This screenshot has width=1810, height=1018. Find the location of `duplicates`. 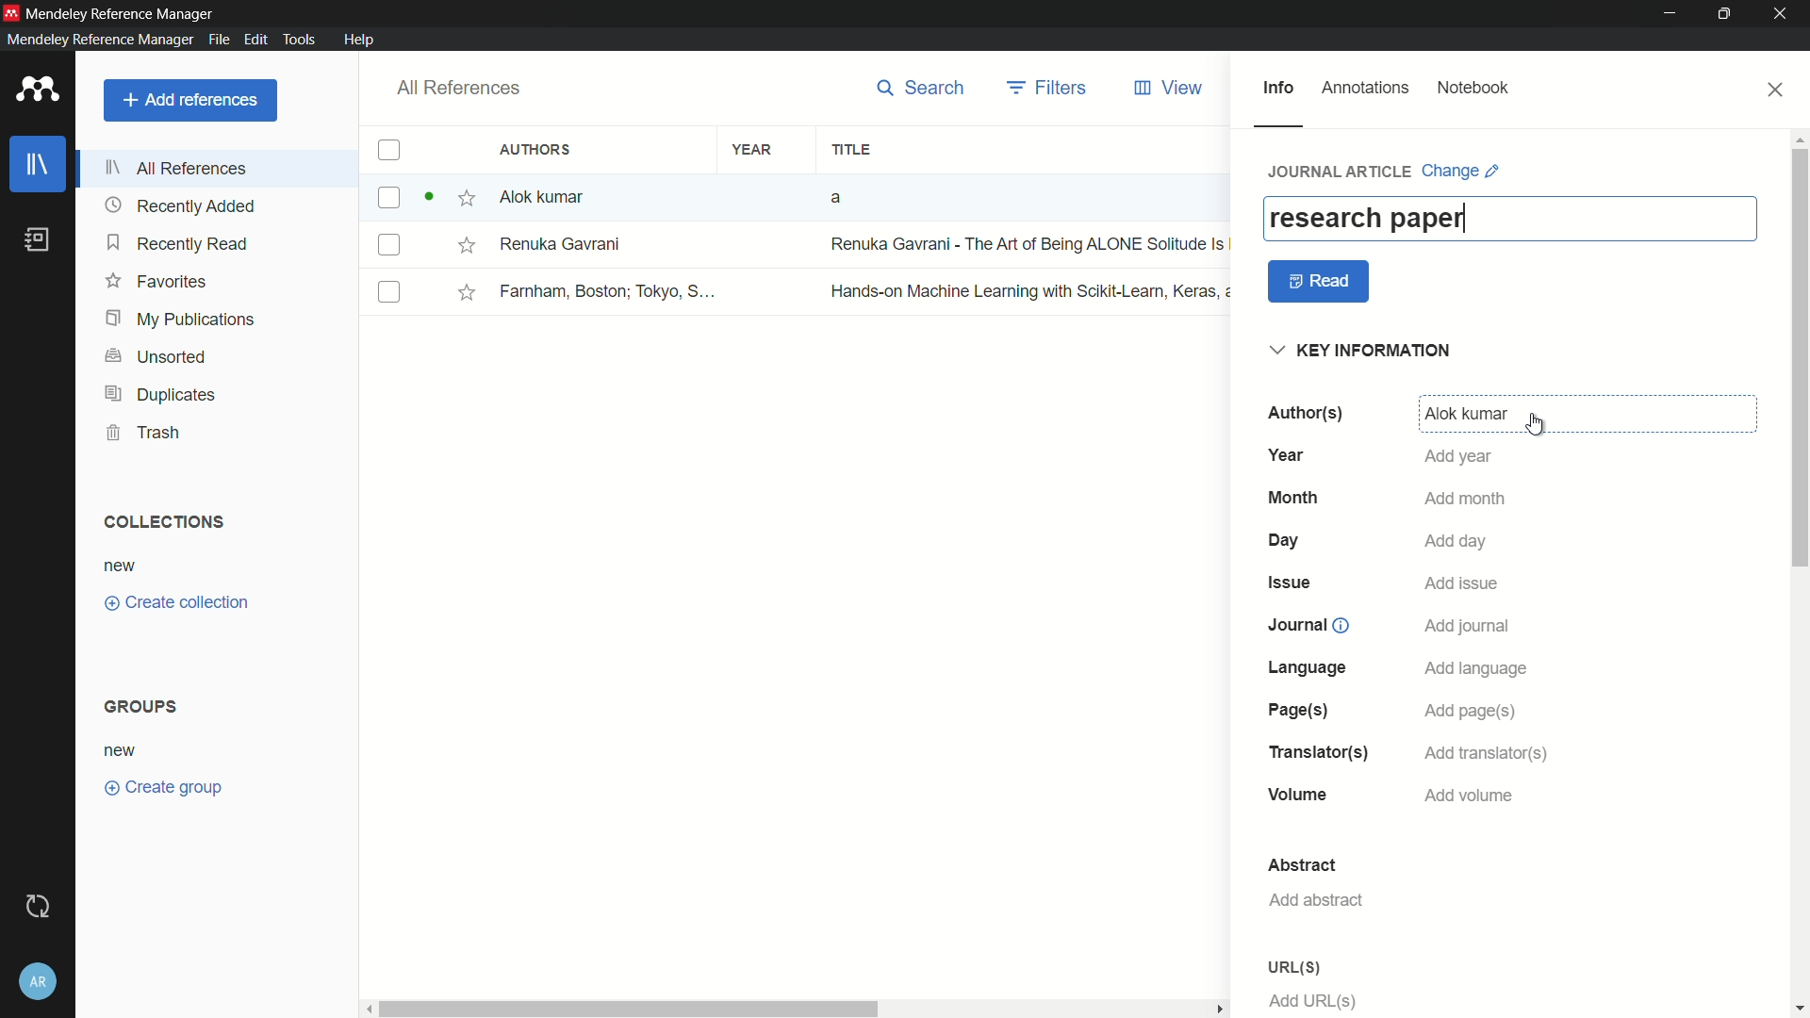

duplicates is located at coordinates (159, 396).